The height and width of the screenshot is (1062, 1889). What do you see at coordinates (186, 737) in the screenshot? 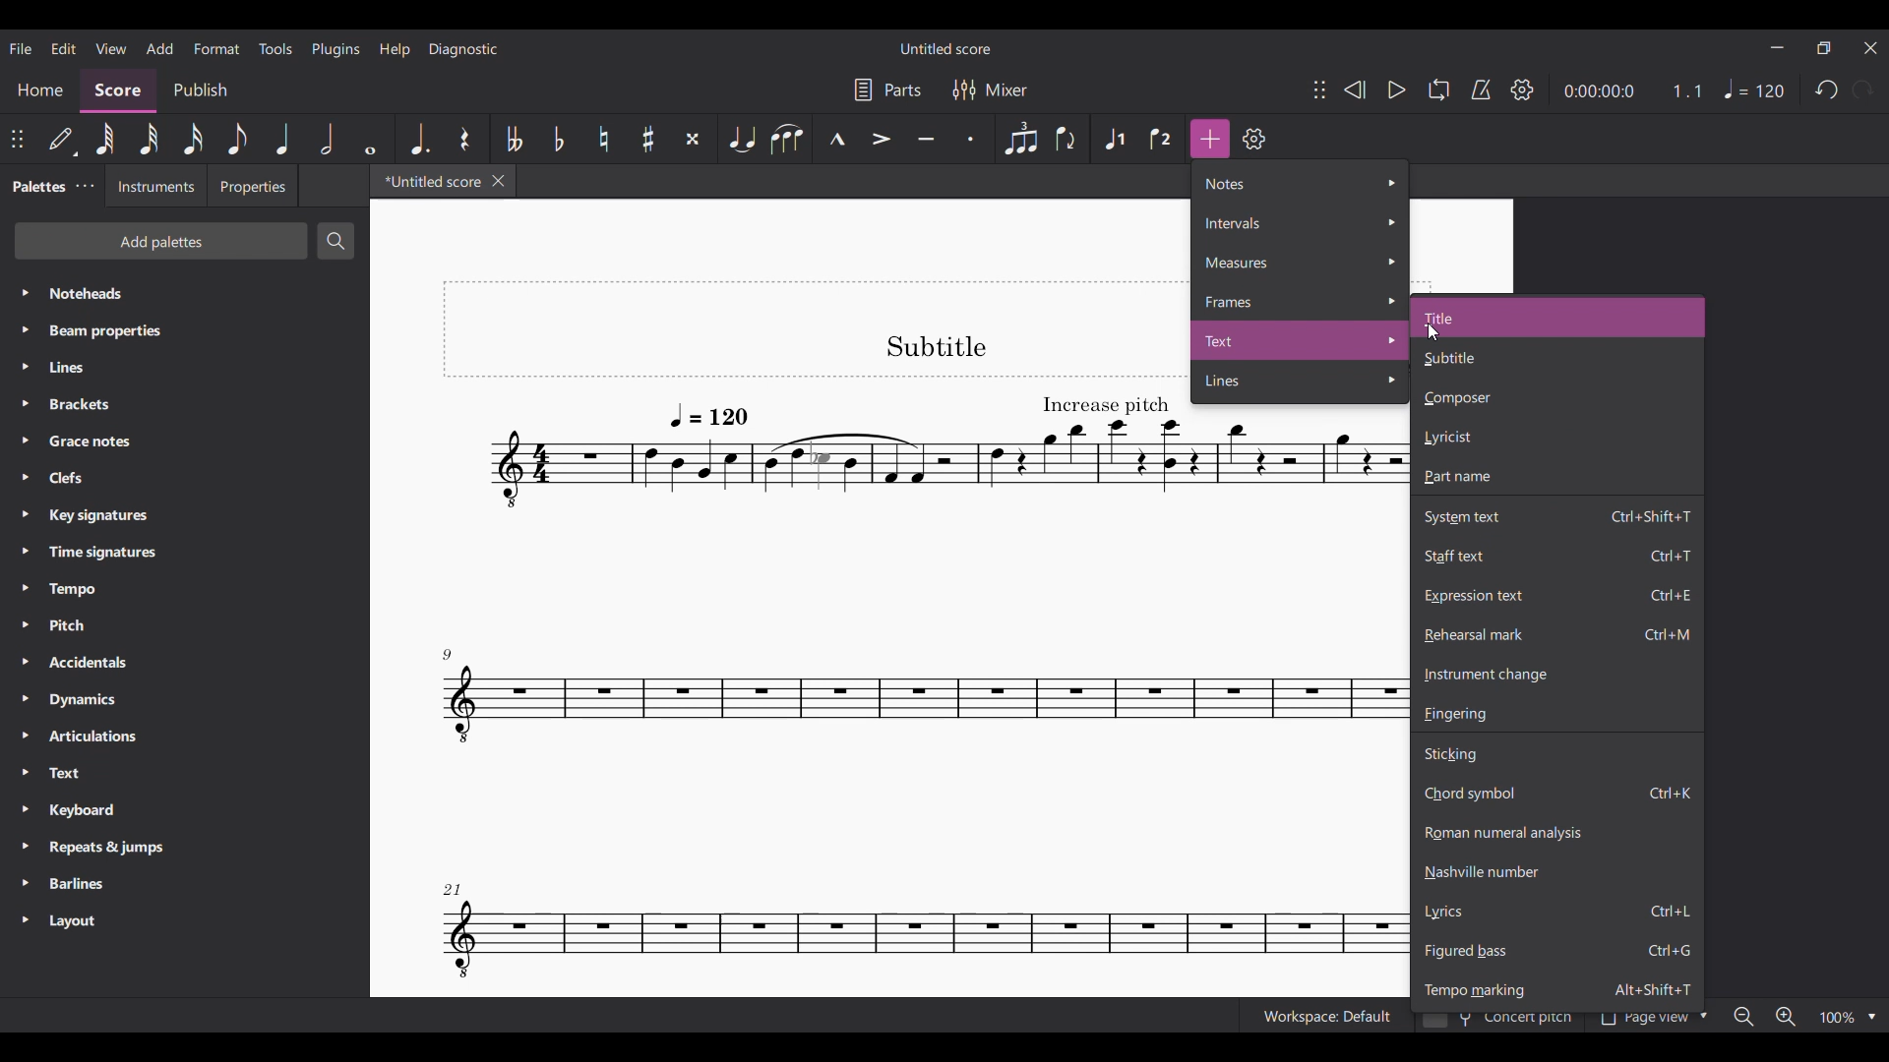
I see `Articulations` at bounding box center [186, 737].